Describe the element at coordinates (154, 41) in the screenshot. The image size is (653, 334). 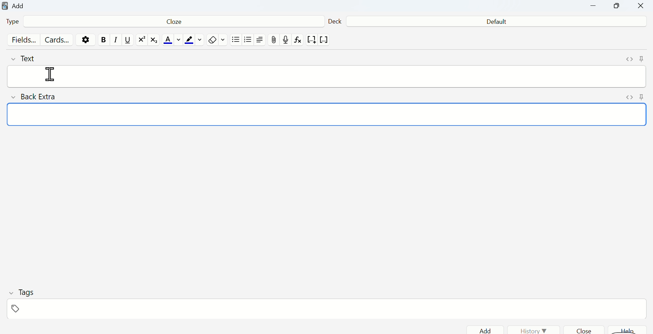
I see `matrix` at that location.